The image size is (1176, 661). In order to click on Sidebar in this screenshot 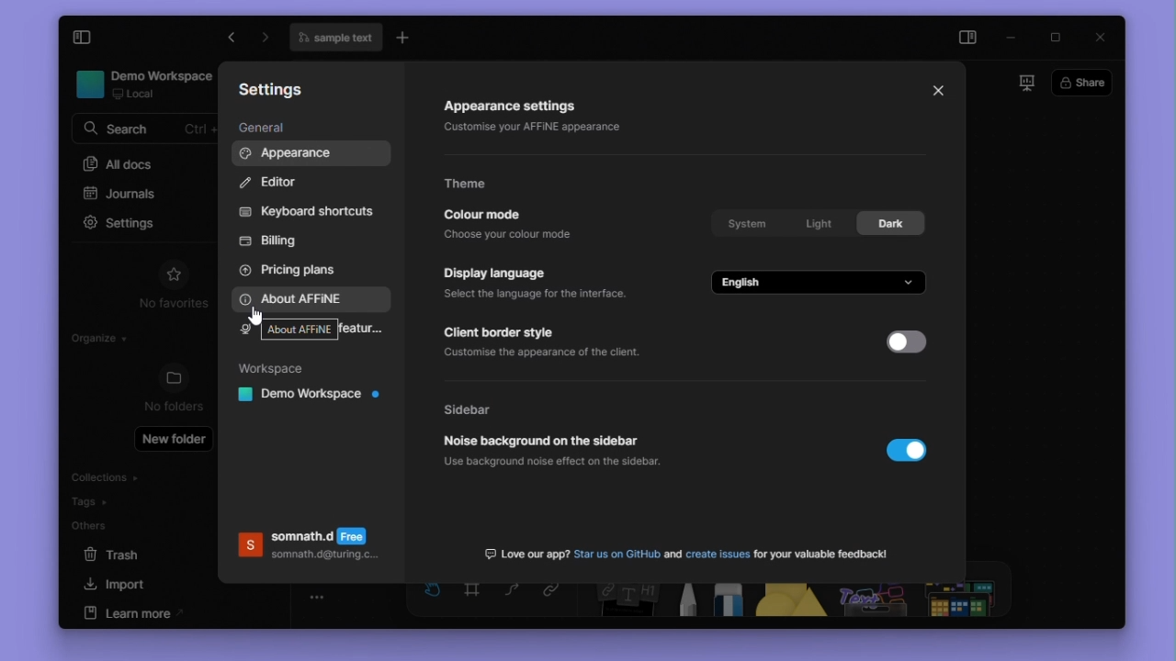, I will do `click(495, 408)`.